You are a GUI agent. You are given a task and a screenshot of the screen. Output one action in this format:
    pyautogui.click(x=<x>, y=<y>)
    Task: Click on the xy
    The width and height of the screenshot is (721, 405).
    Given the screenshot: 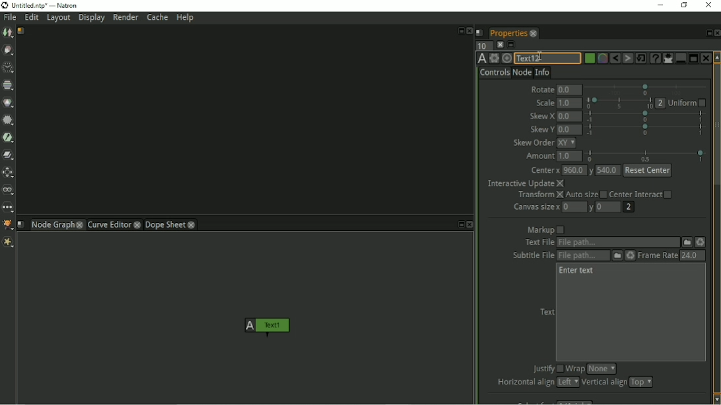 What is the action you would take?
    pyautogui.click(x=566, y=143)
    